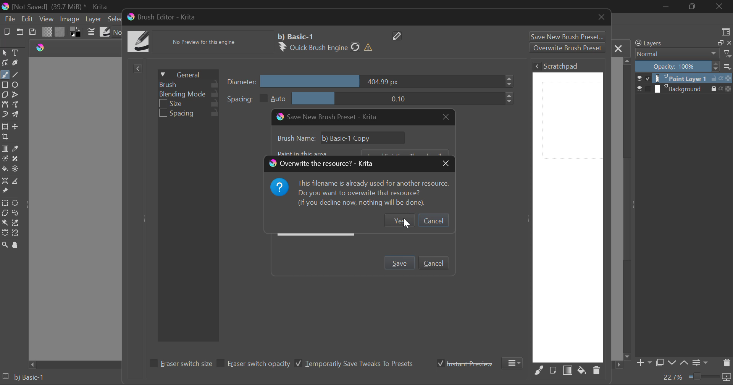 The width and height of the screenshot is (733, 385). I want to click on Close, so click(447, 165).